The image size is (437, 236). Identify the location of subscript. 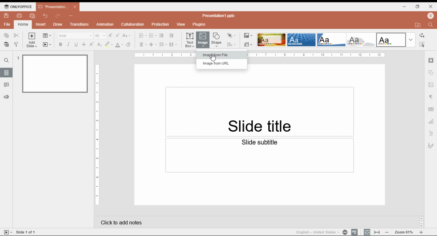
(99, 45).